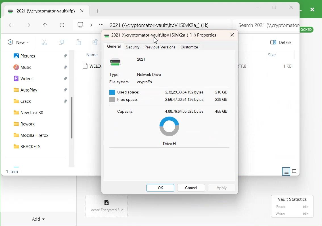 This screenshot has height=226, width=322. What do you see at coordinates (106, 210) in the screenshot?
I see `Locate Encrypted File` at bounding box center [106, 210].